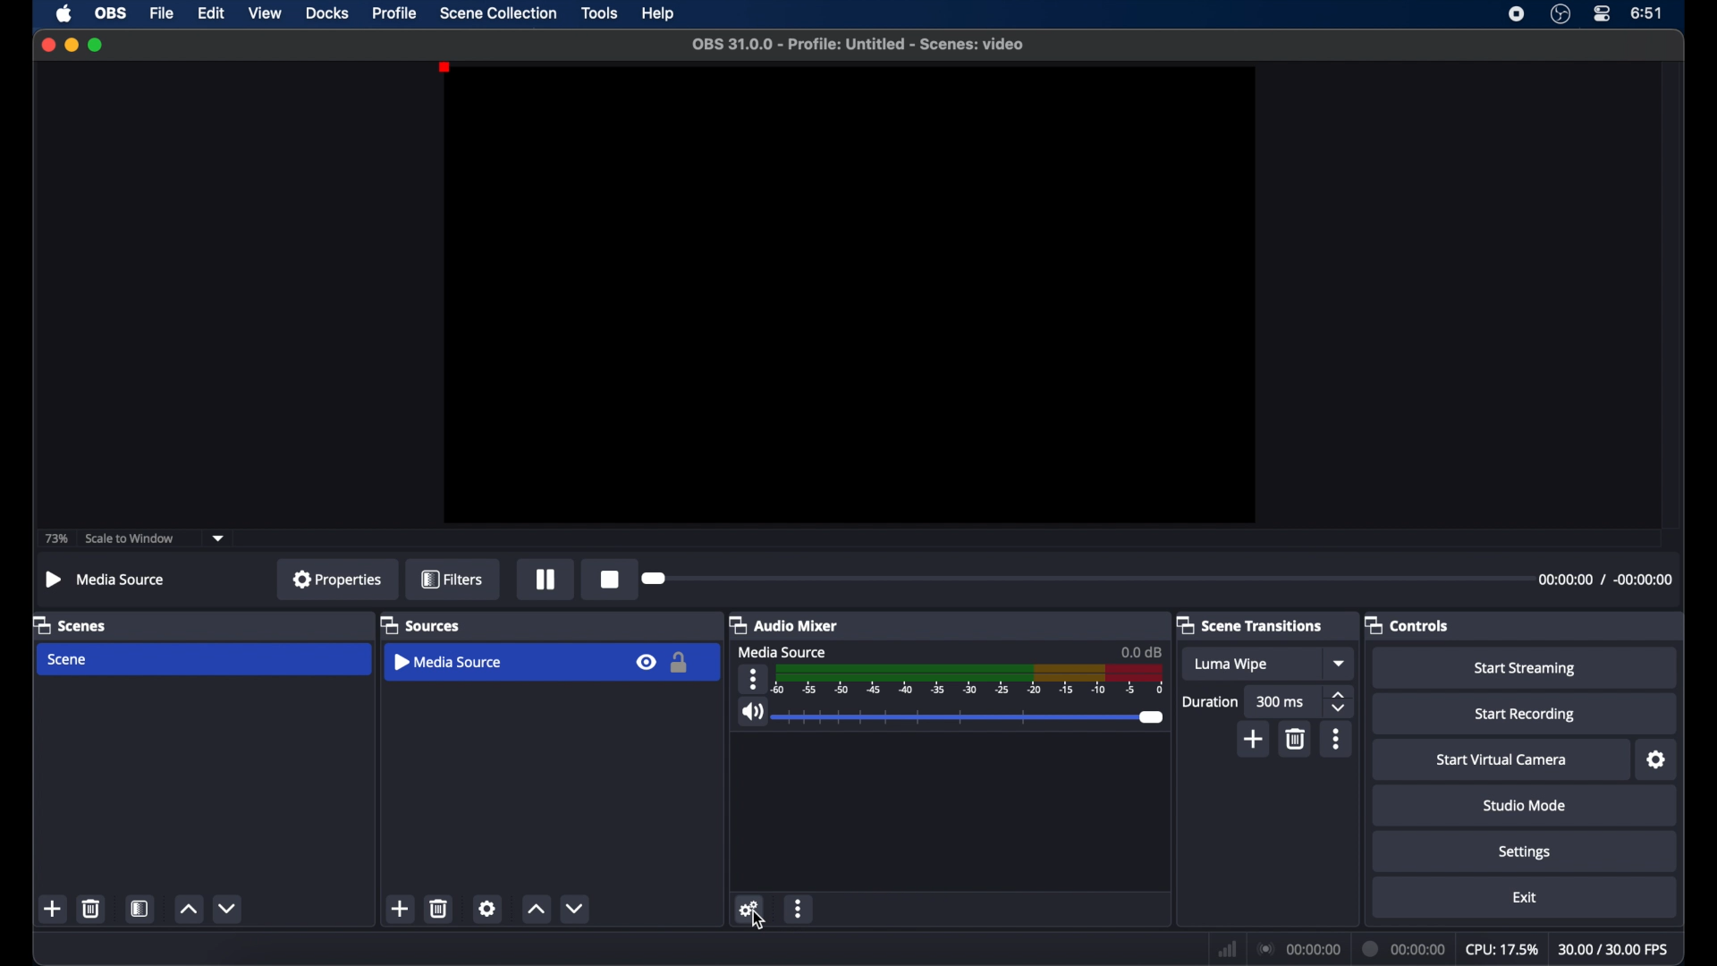 The height and width of the screenshot is (966, 1717). Describe the element at coordinates (1250, 624) in the screenshot. I see `scene transitions` at that location.